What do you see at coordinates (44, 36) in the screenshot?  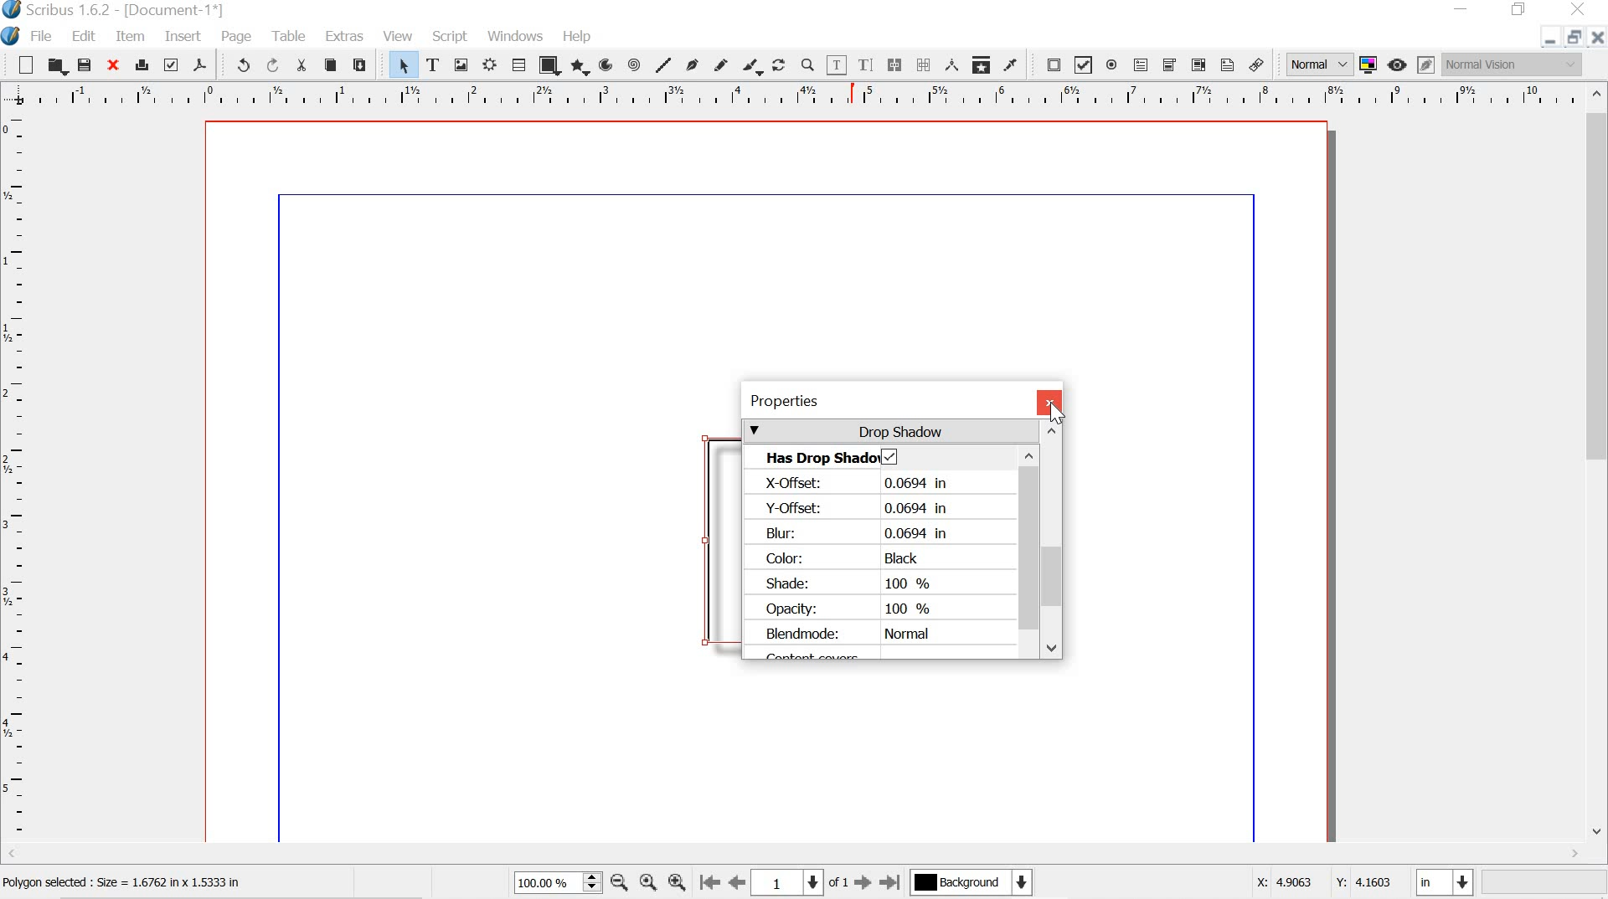 I see `FILE` at bounding box center [44, 36].